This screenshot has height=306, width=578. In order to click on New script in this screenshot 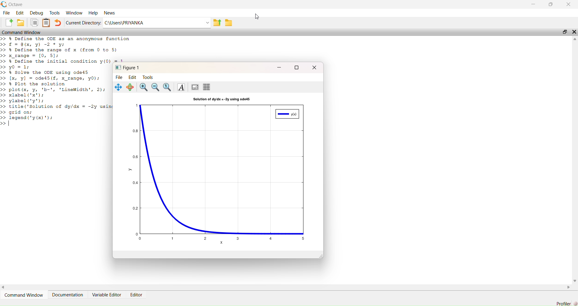, I will do `click(8, 23)`.